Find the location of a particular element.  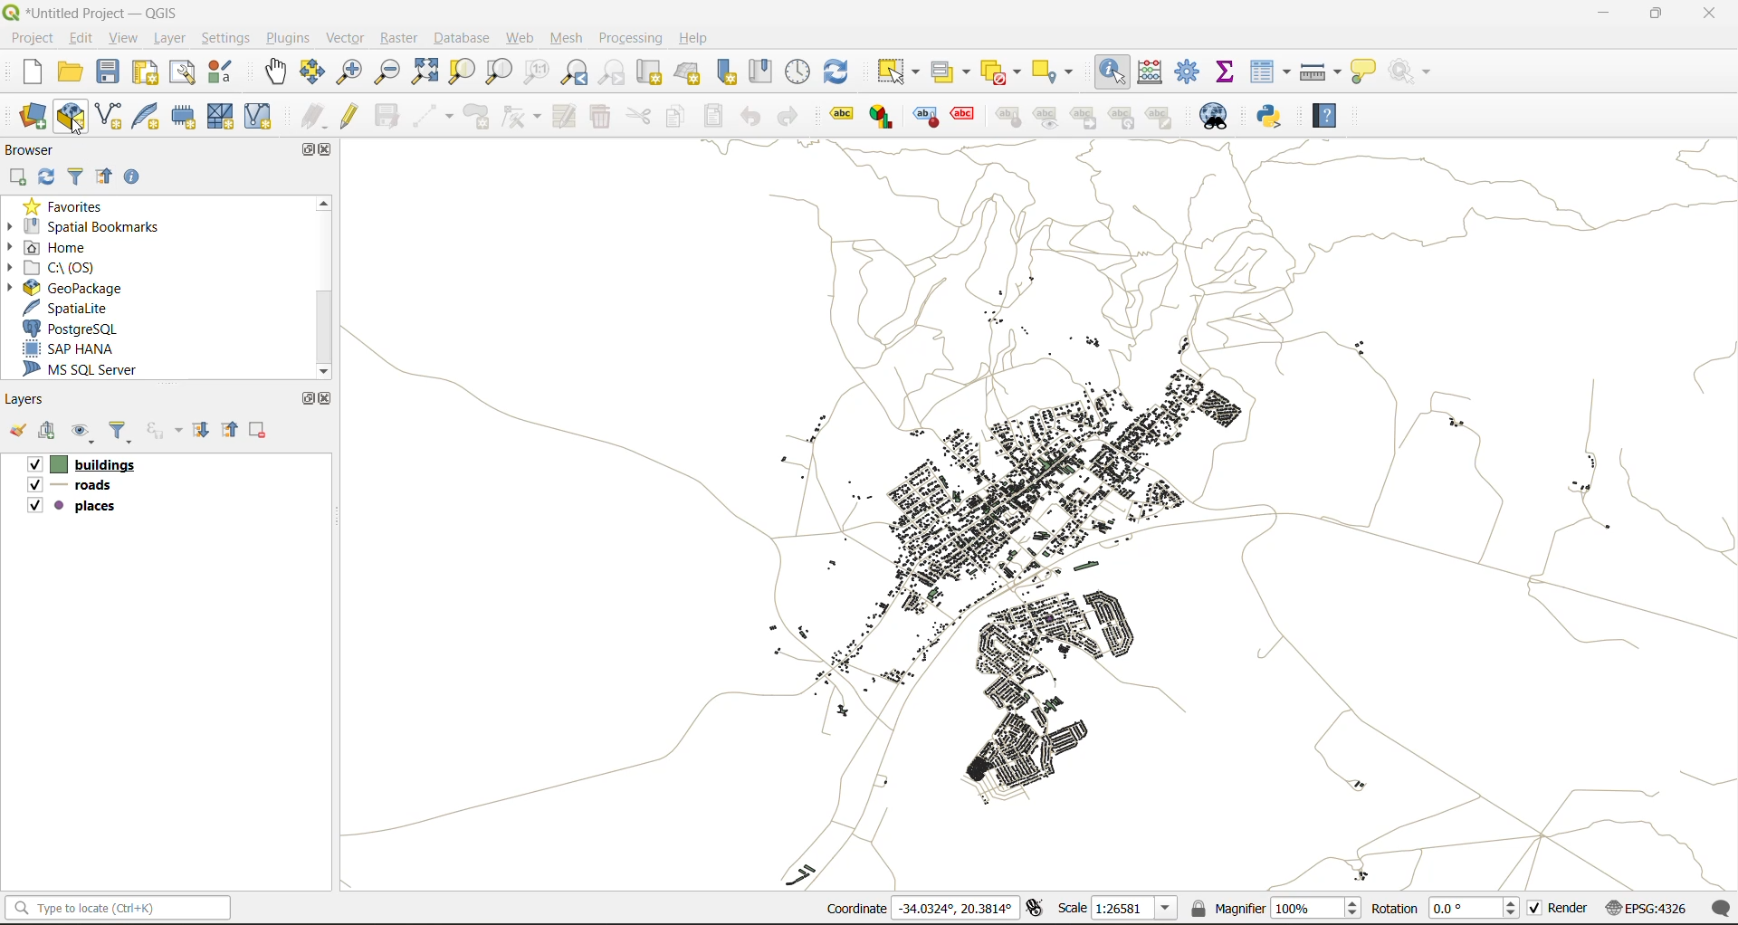

web is located at coordinates (521, 38).